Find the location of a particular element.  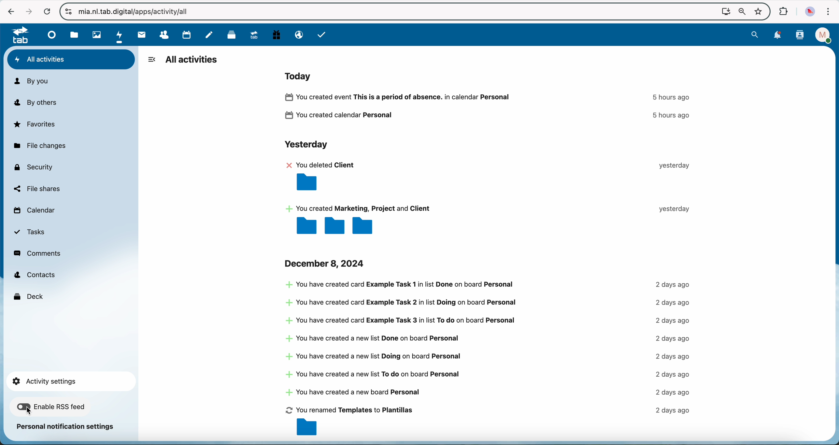

customize and control Google Chrome is located at coordinates (829, 12).